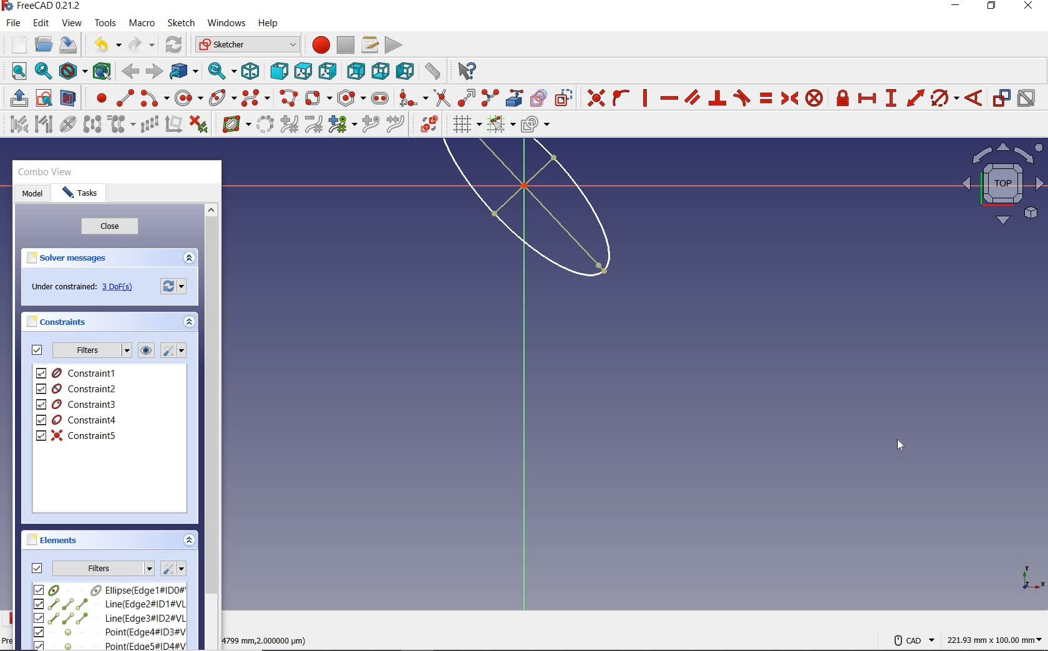 This screenshot has width=1048, height=651. Describe the element at coordinates (342, 123) in the screenshot. I see `modify knot multiplicity` at that location.